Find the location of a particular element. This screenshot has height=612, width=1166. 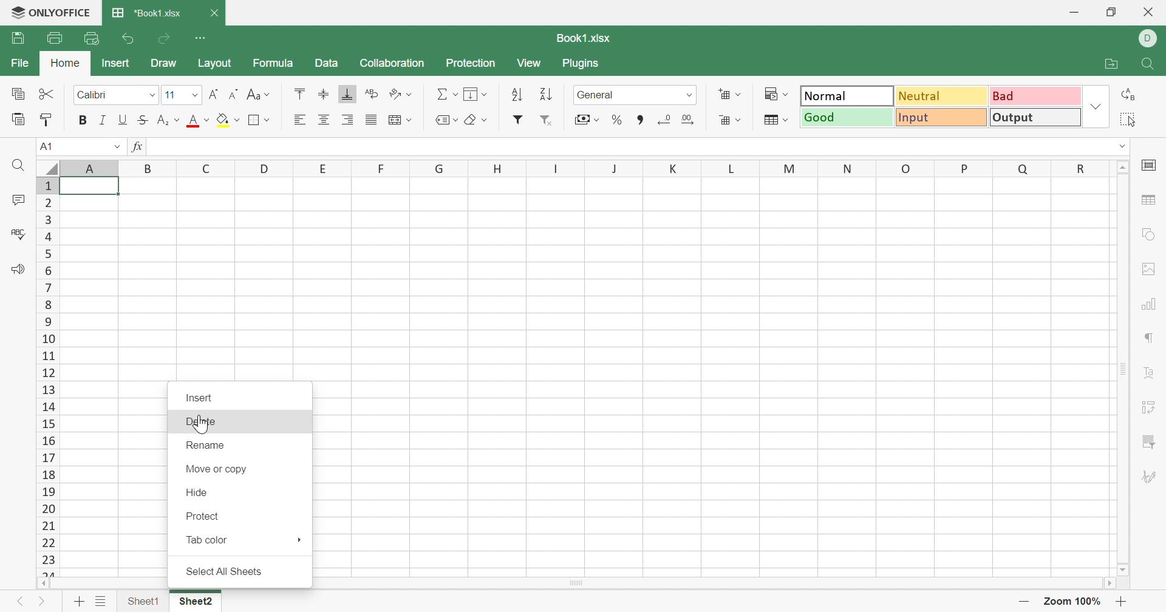

Slide settings is located at coordinates (1148, 163).